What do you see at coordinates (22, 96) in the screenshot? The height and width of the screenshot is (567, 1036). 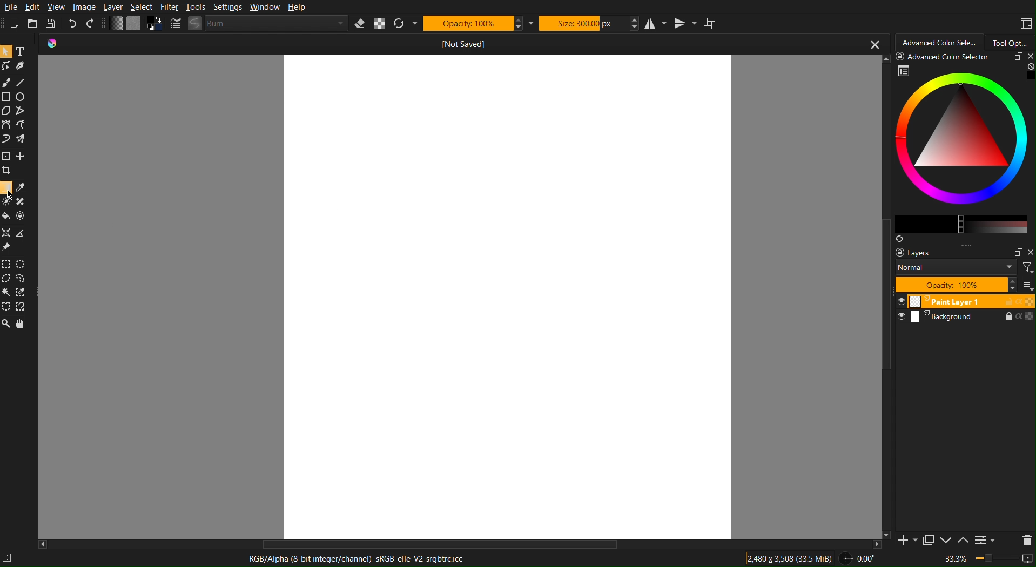 I see `Circle` at bounding box center [22, 96].